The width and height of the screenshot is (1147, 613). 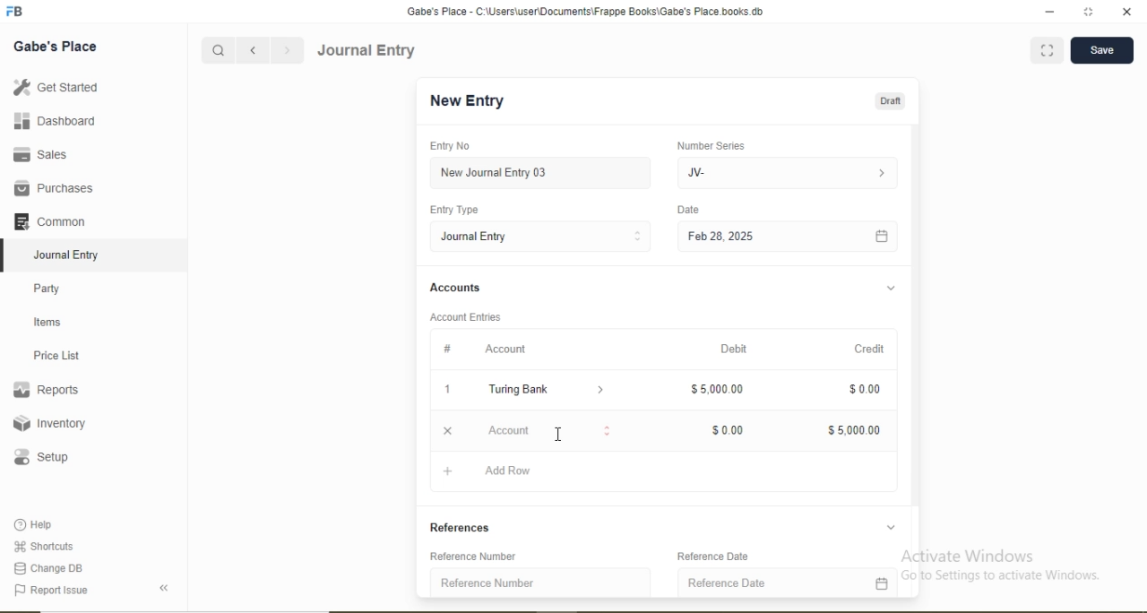 I want to click on Logo, so click(x=15, y=12).